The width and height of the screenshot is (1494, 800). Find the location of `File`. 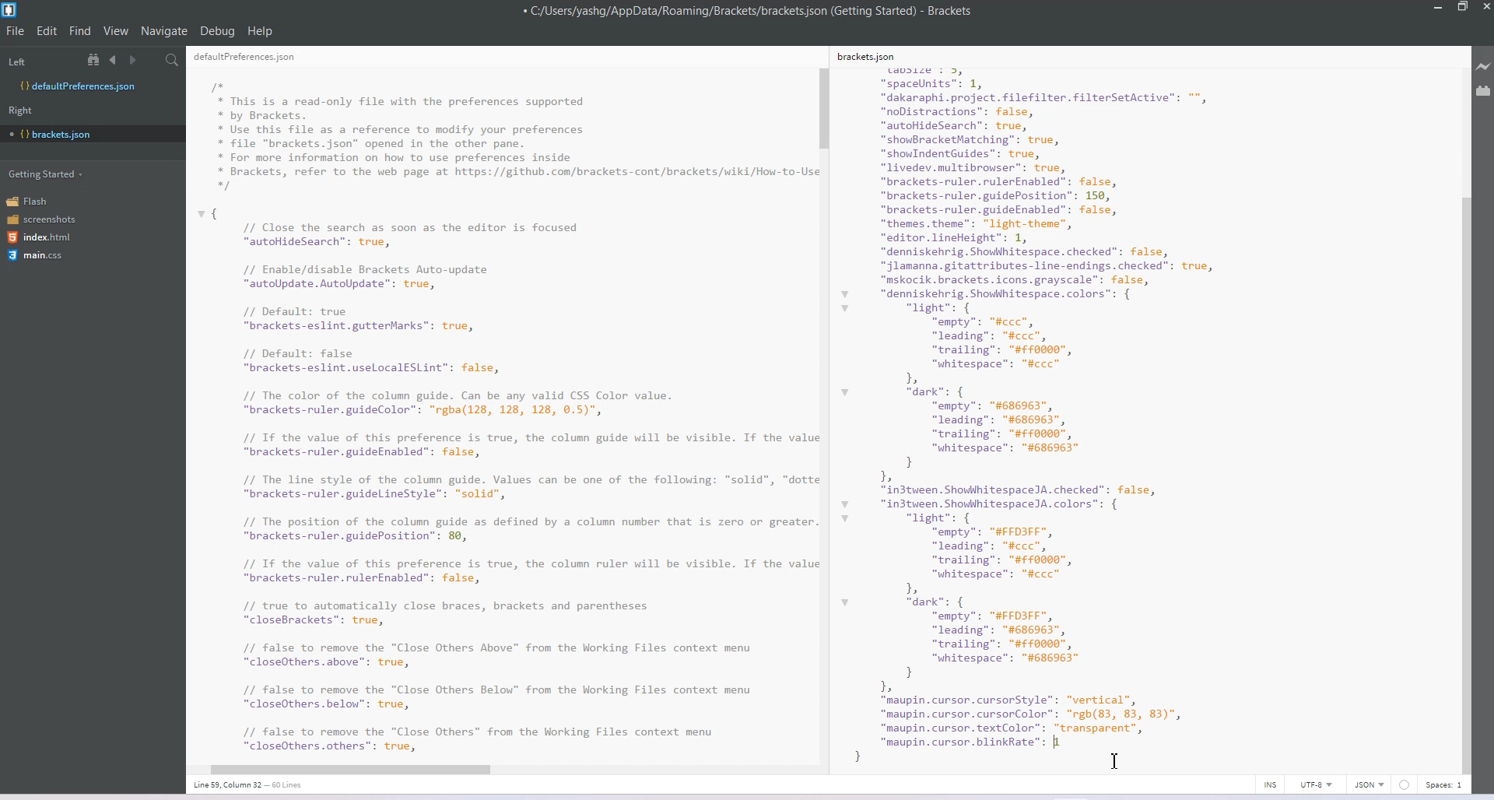

File is located at coordinates (16, 30).